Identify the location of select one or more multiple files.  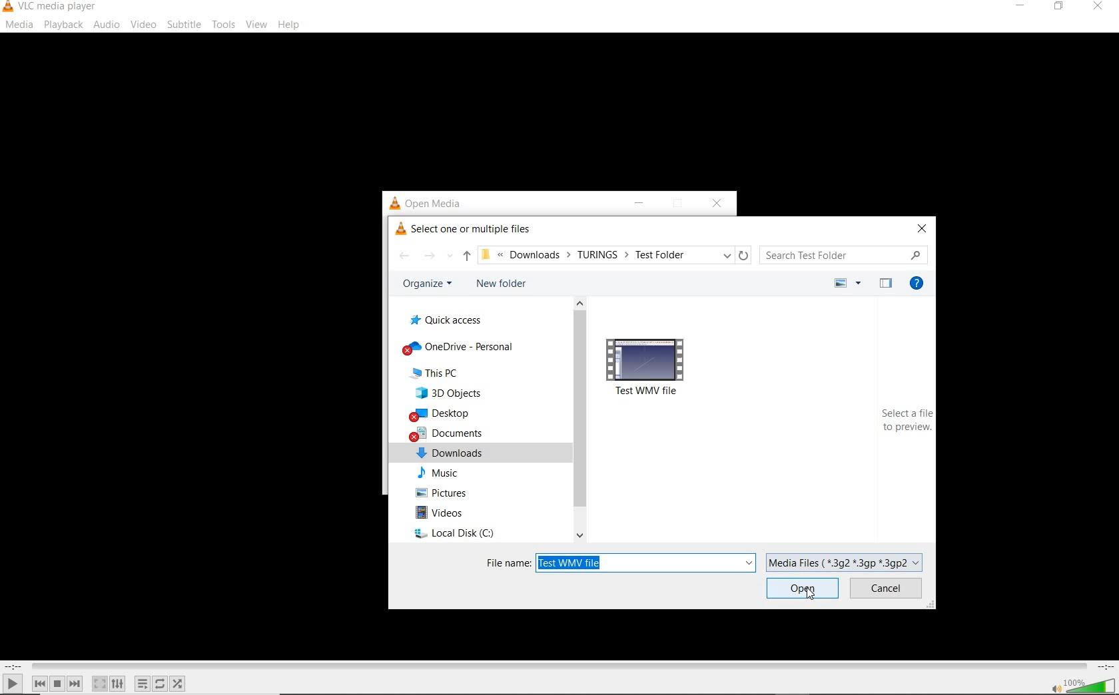
(469, 228).